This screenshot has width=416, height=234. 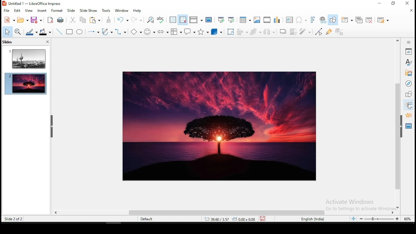 What do you see at coordinates (409, 73) in the screenshot?
I see `gallery` at bounding box center [409, 73].